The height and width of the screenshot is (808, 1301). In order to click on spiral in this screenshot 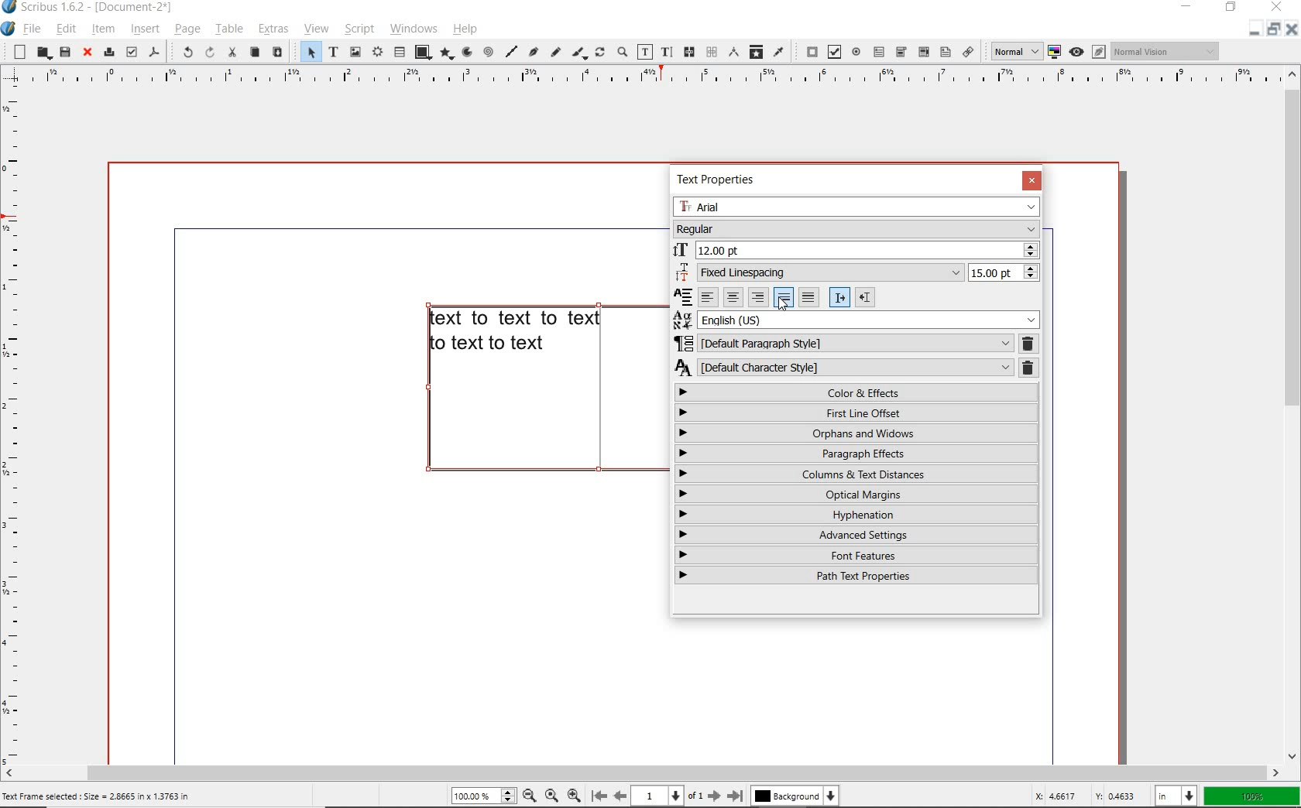, I will do `click(488, 51)`.